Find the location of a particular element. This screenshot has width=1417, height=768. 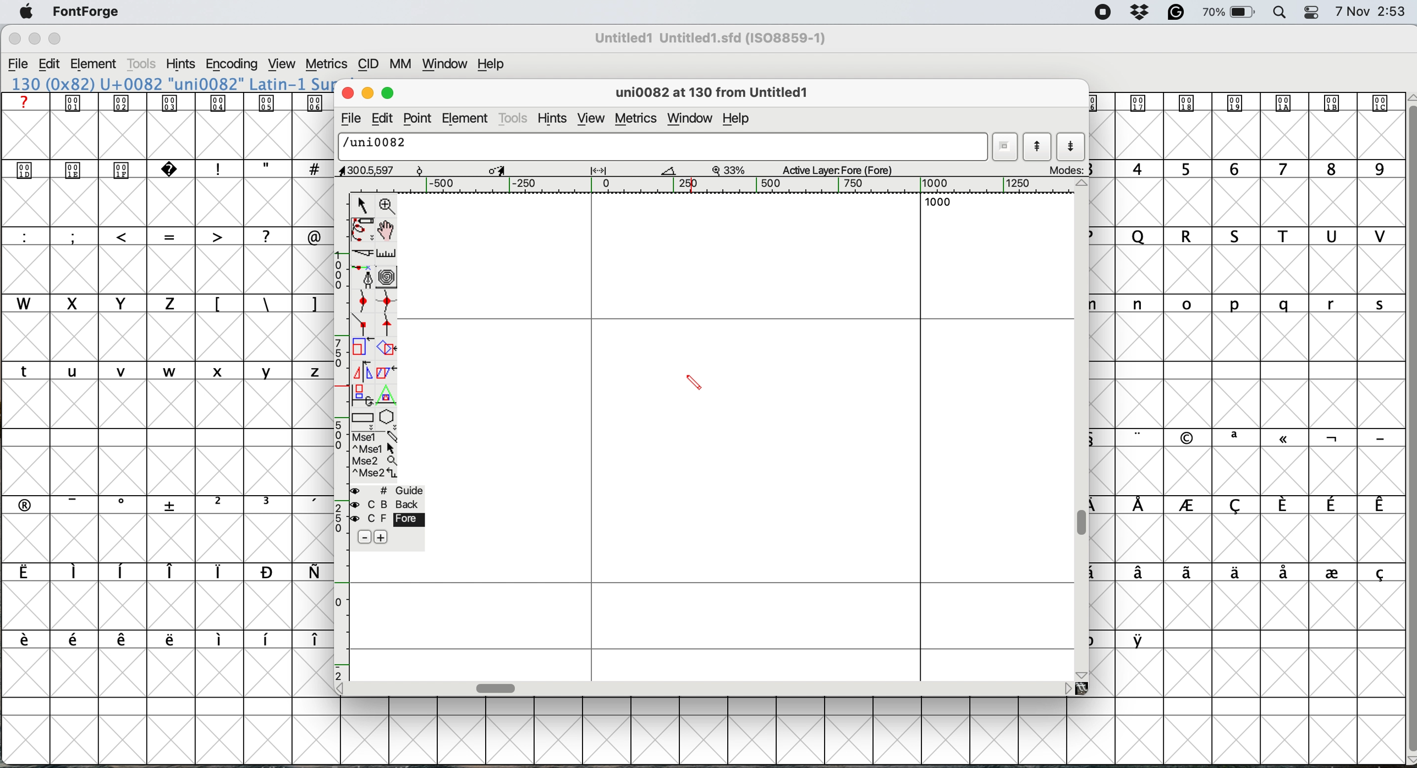

special characters is located at coordinates (160, 235).